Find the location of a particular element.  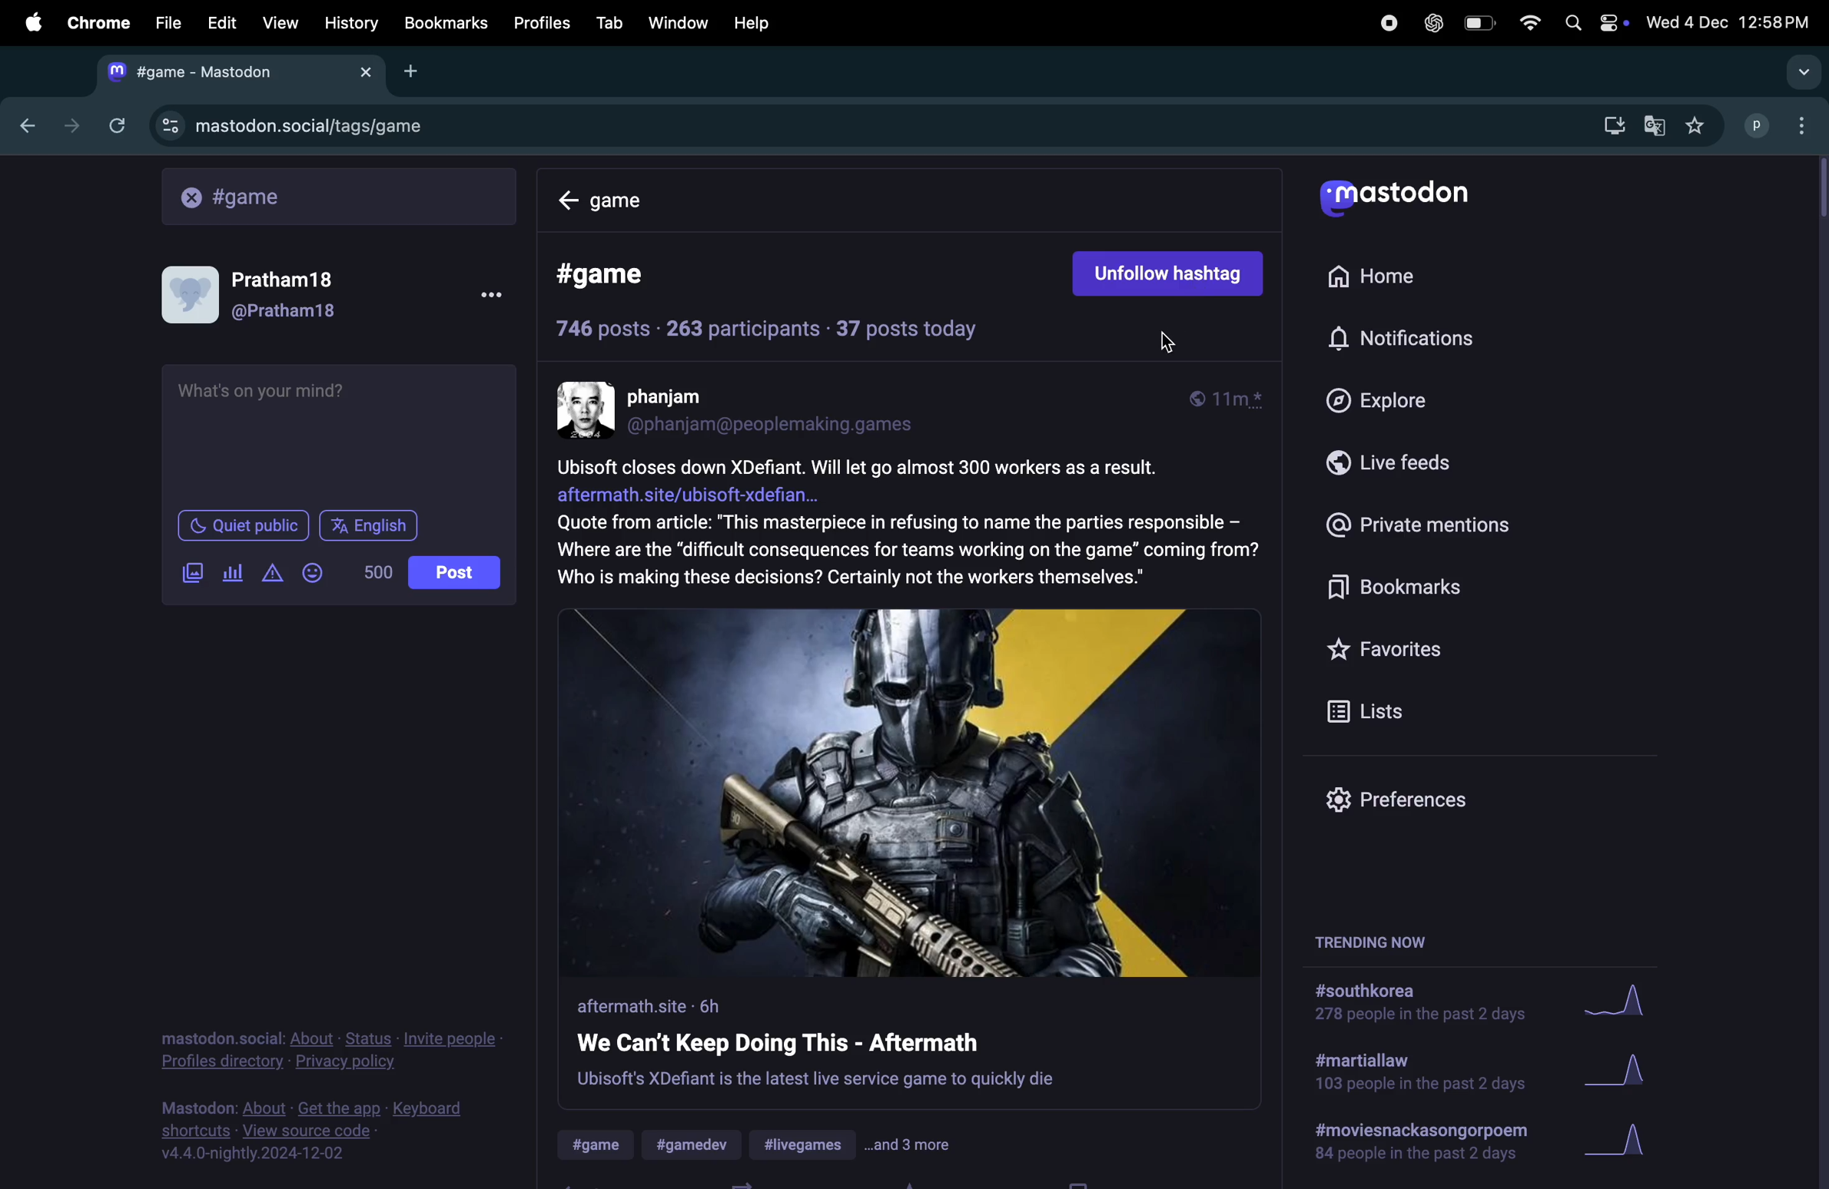

next tab is located at coordinates (72, 123).